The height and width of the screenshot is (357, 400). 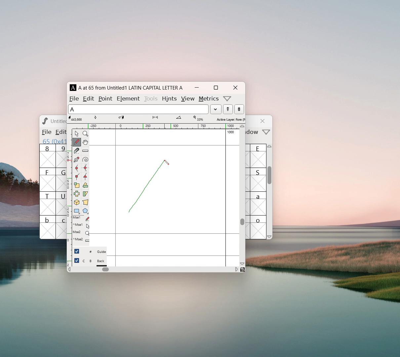 What do you see at coordinates (85, 151) in the screenshot?
I see `measure distance, angle between points` at bounding box center [85, 151].